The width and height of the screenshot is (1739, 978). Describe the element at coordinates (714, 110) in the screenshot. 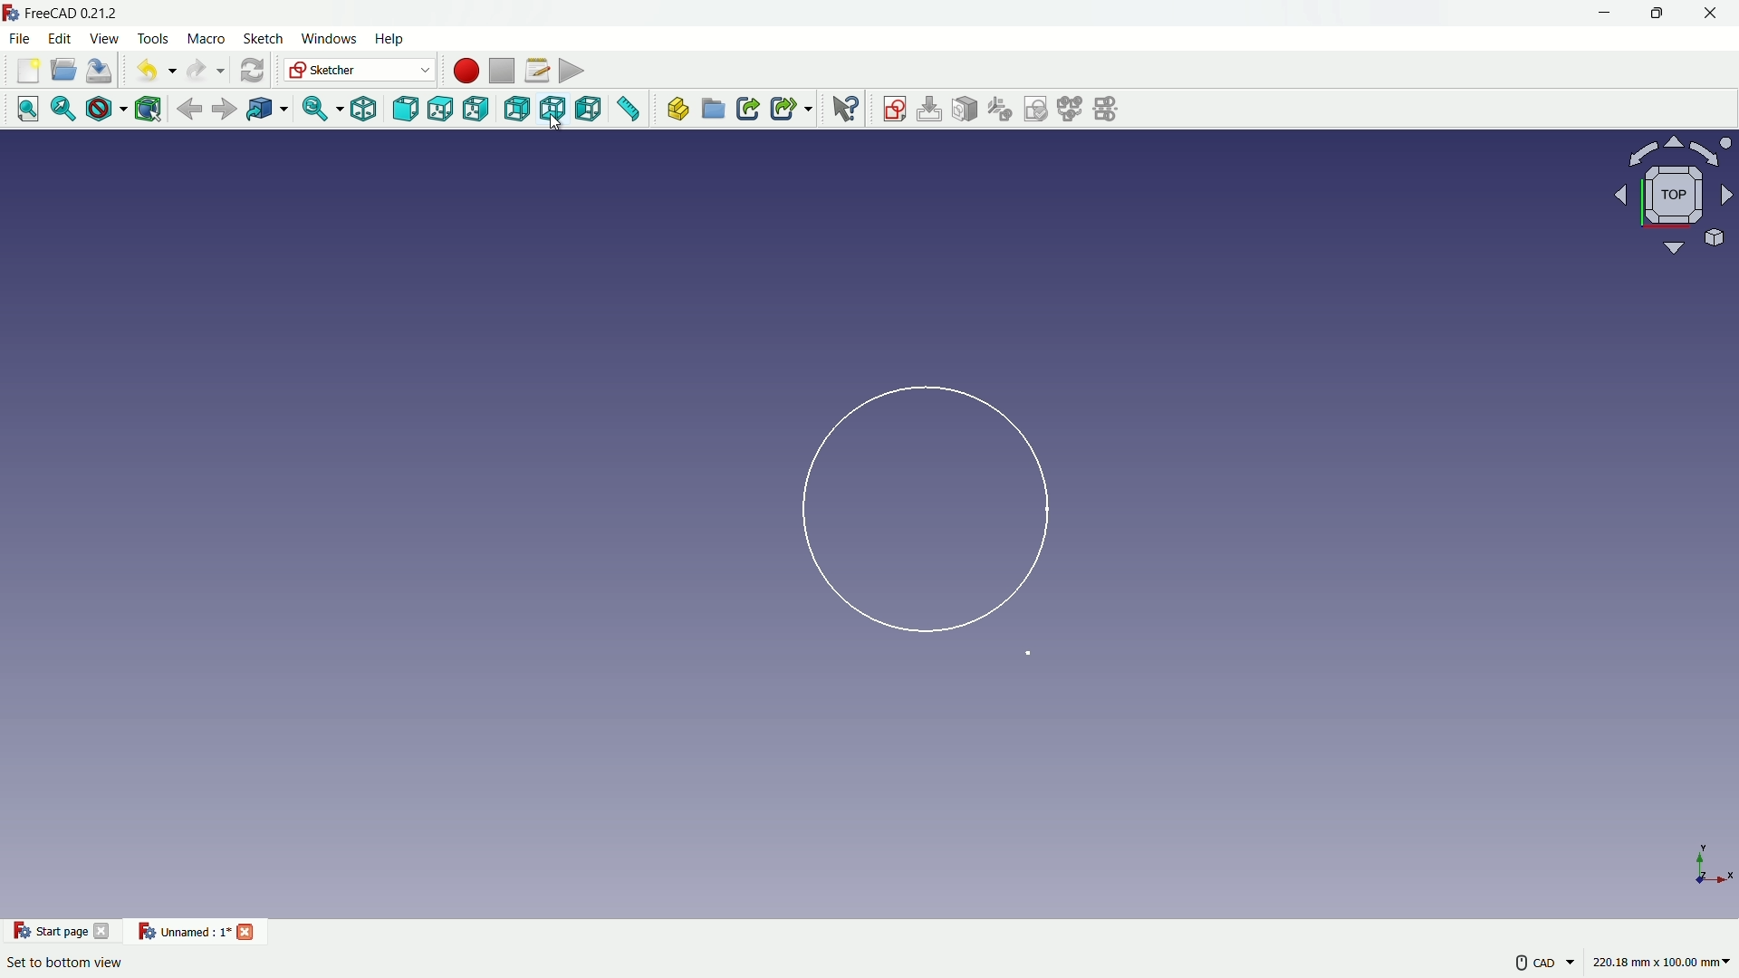

I see `create group` at that location.